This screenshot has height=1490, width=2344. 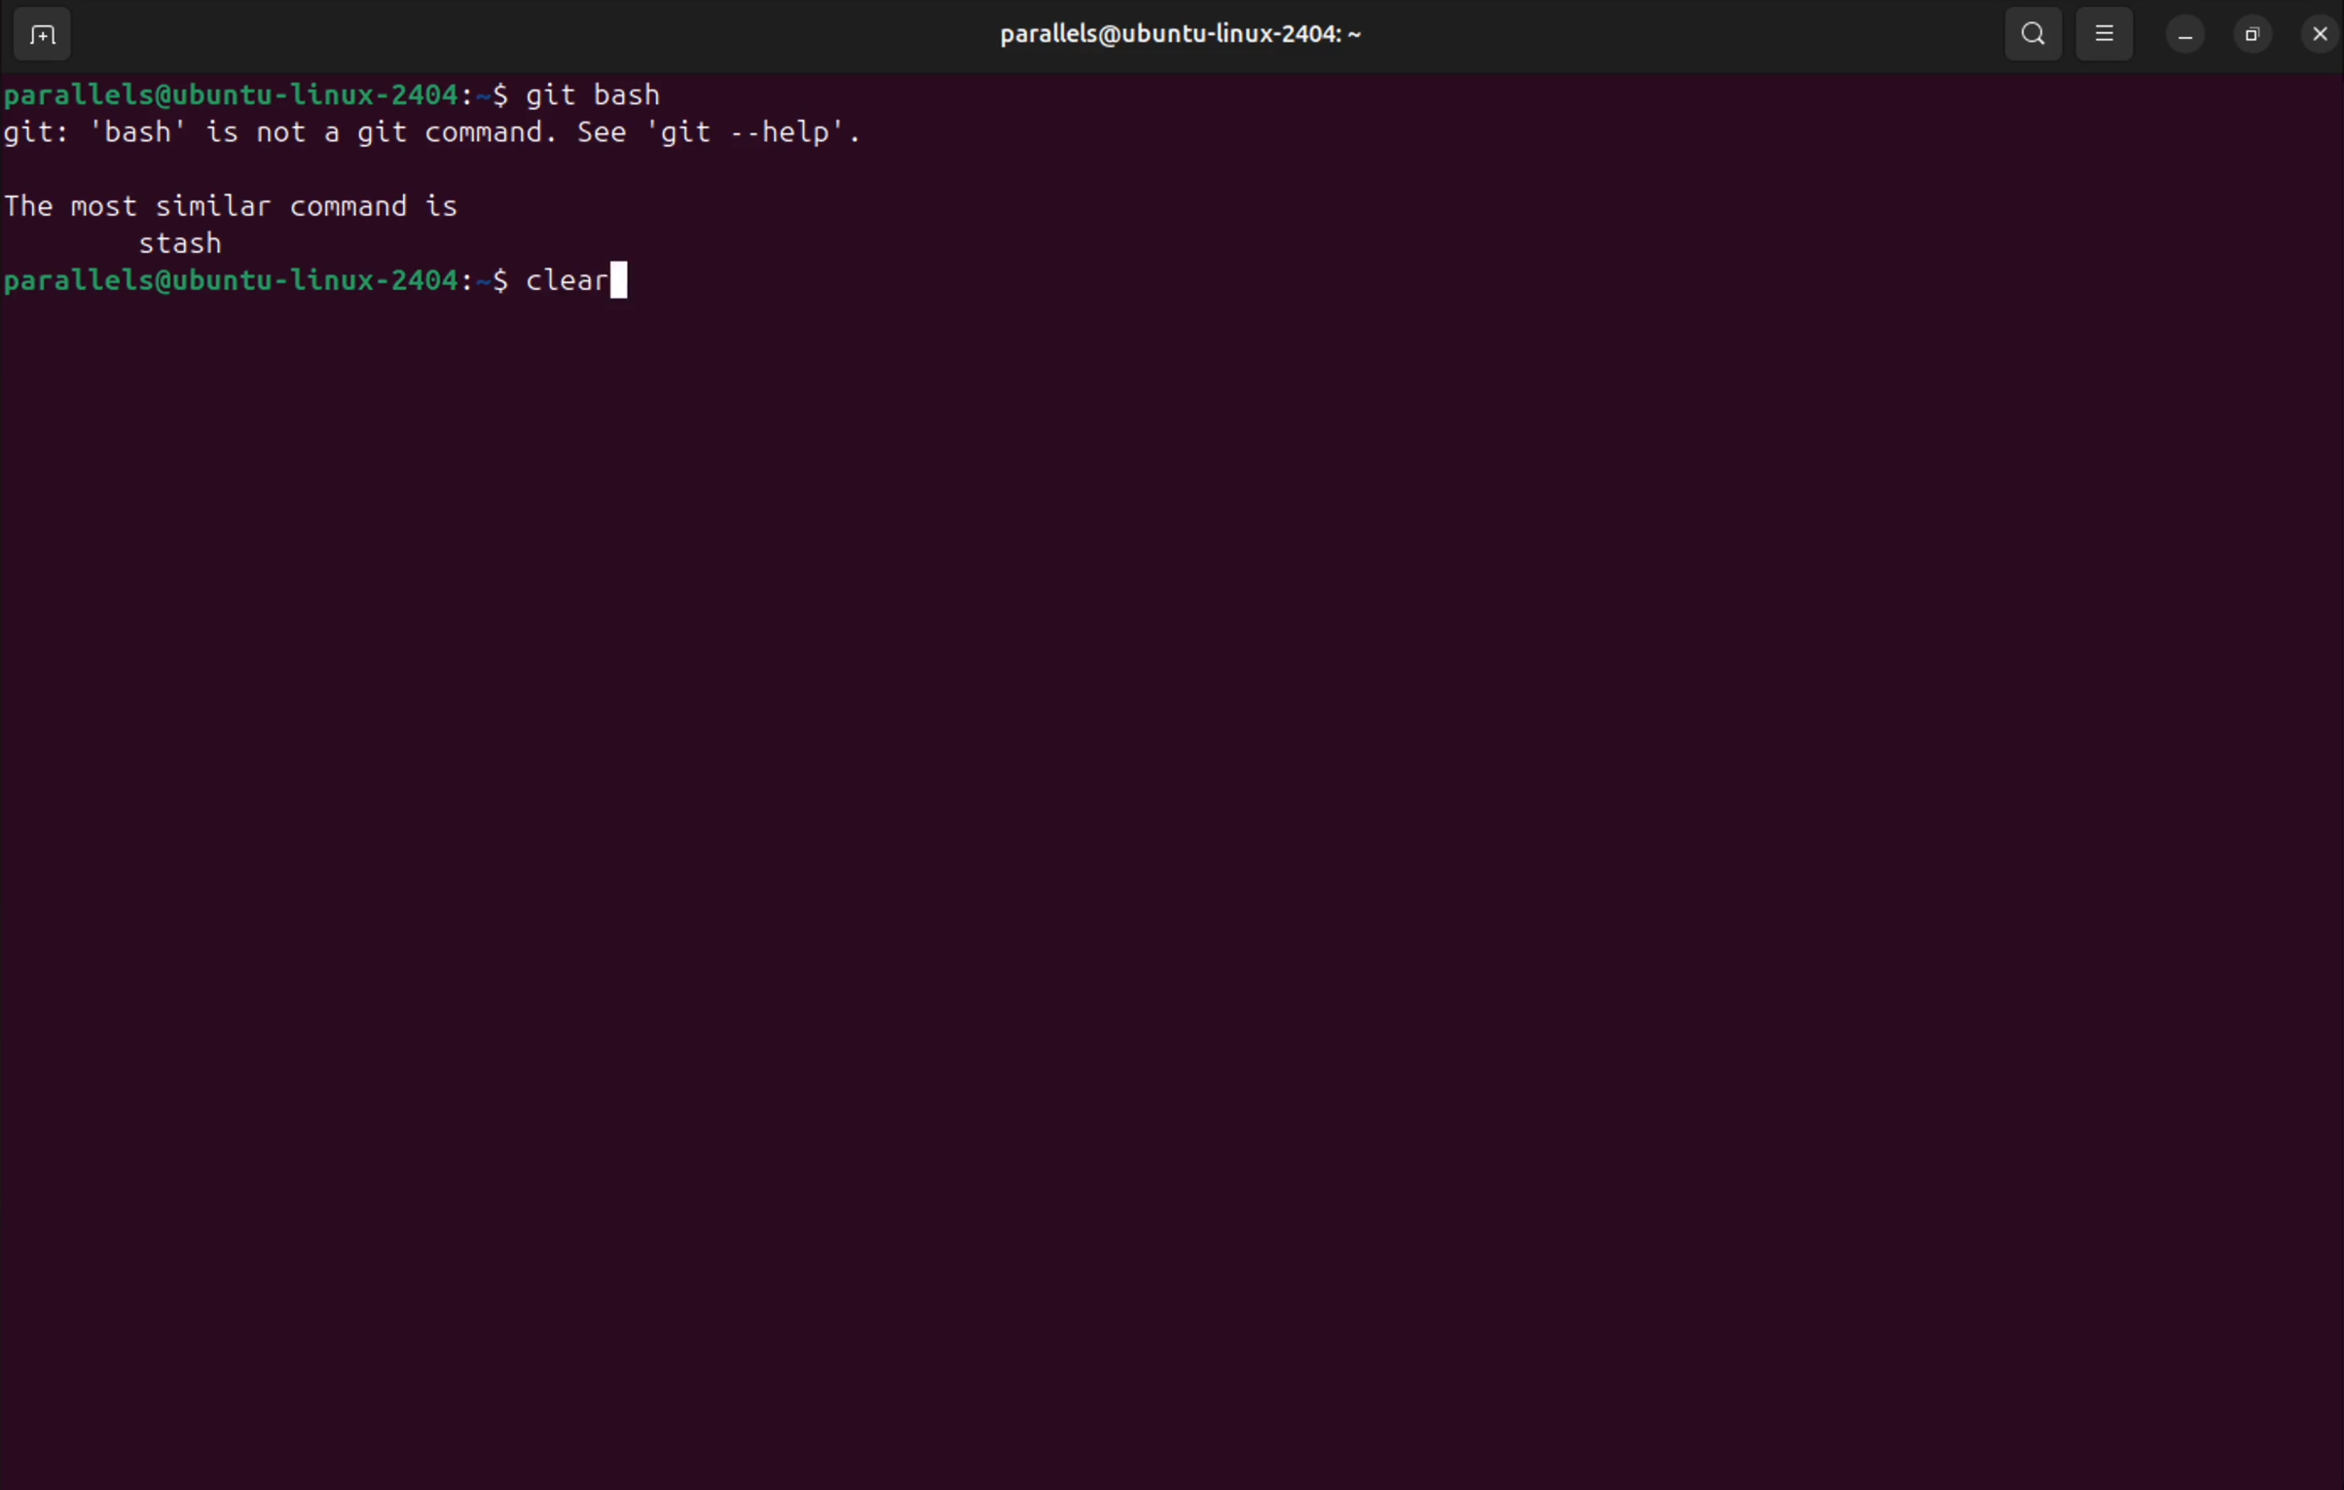 What do you see at coordinates (2189, 34) in the screenshot?
I see `minimize` at bounding box center [2189, 34].